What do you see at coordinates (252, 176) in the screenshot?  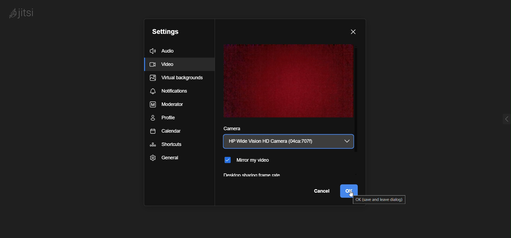 I see `desktop sharing frame rate` at bounding box center [252, 176].